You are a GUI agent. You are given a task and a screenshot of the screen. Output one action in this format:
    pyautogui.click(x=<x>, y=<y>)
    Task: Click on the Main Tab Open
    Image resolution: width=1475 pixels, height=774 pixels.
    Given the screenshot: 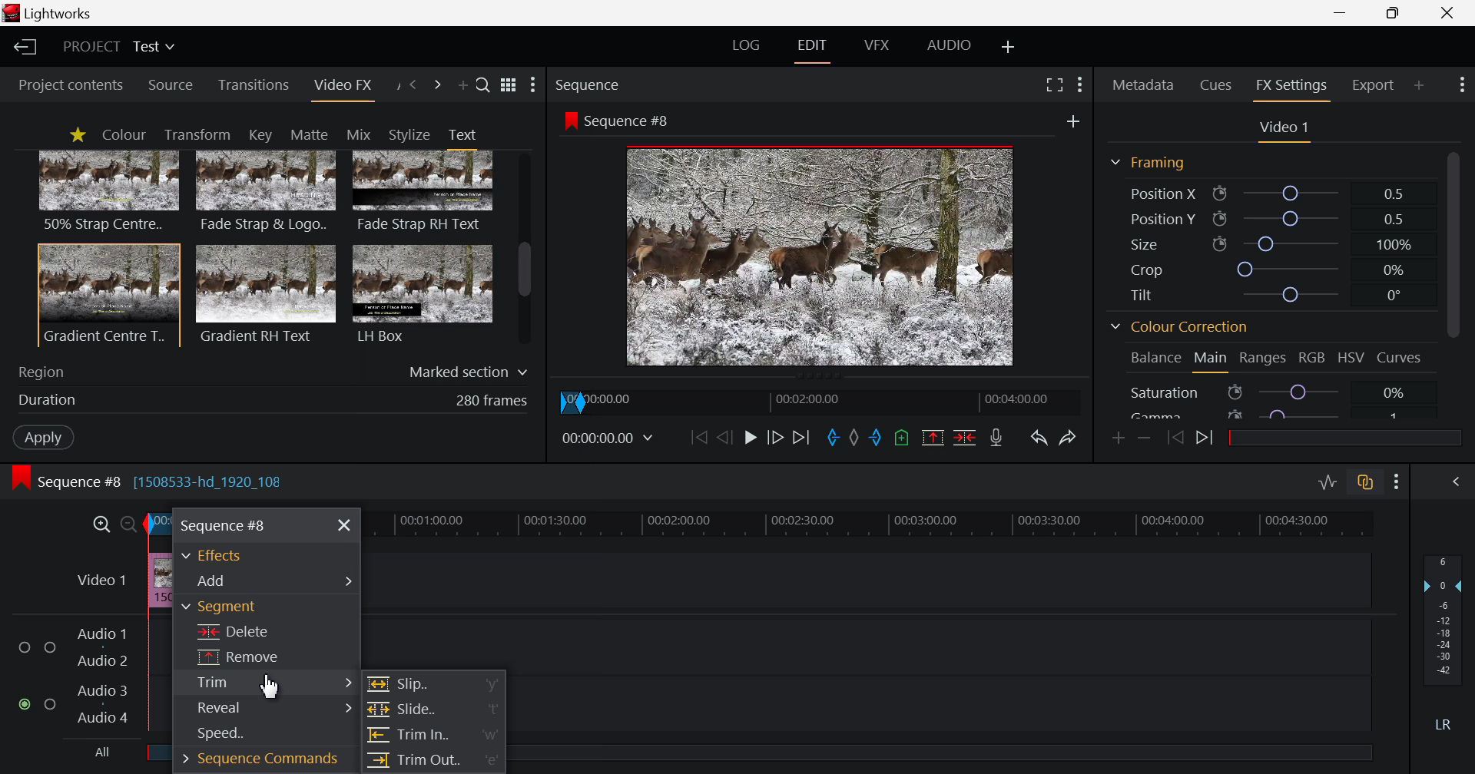 What is the action you would take?
    pyautogui.click(x=1211, y=360)
    